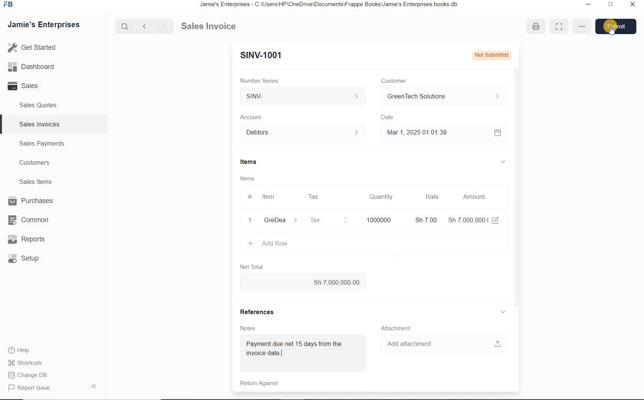  Describe the element at coordinates (391, 80) in the screenshot. I see `Customer` at that location.